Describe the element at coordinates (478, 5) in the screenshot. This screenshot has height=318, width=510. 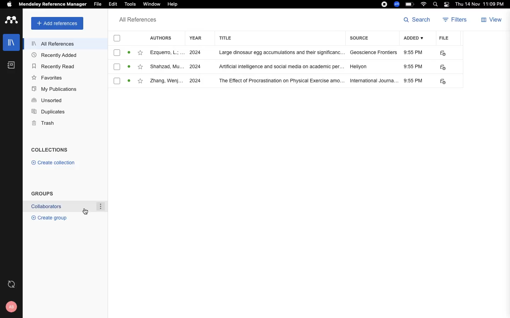
I see `date and time` at that location.